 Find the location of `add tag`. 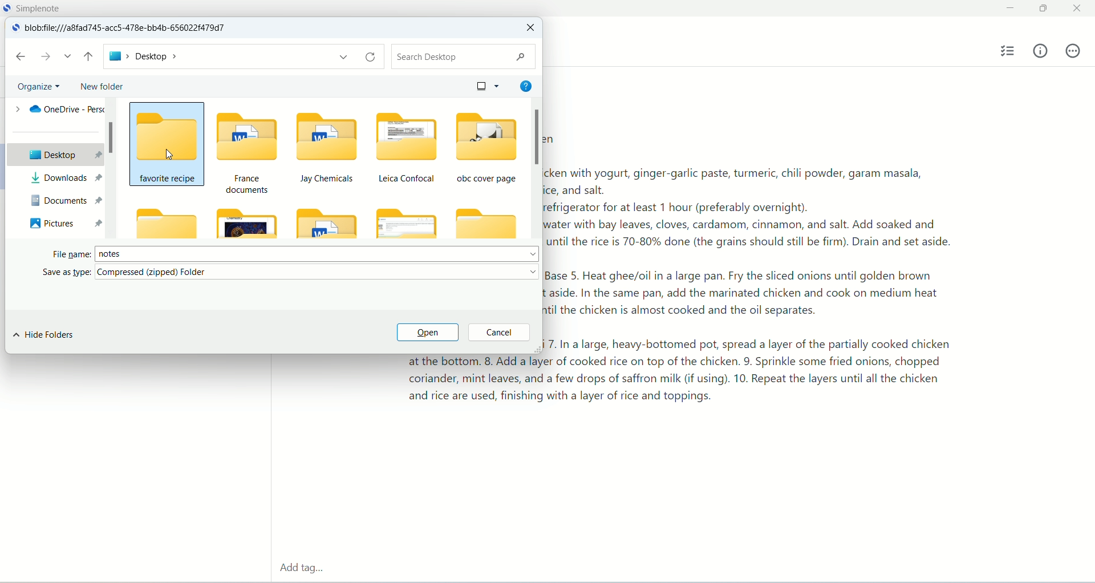

add tag is located at coordinates (300, 569).